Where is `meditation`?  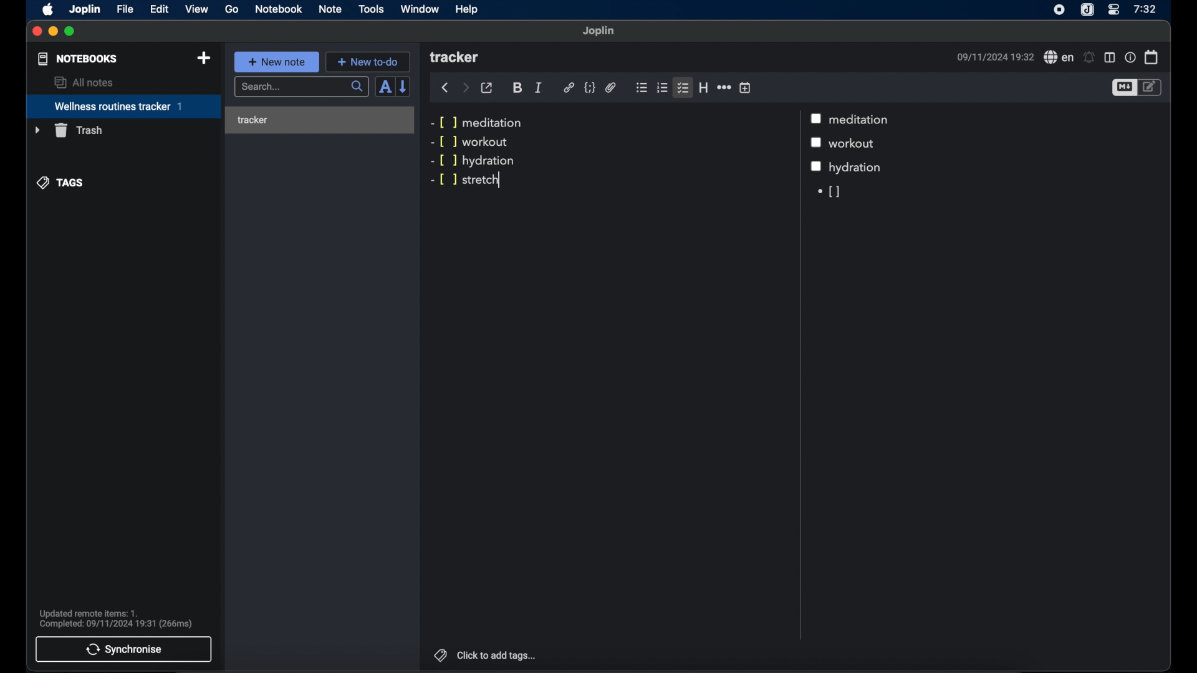 meditation is located at coordinates (862, 120).